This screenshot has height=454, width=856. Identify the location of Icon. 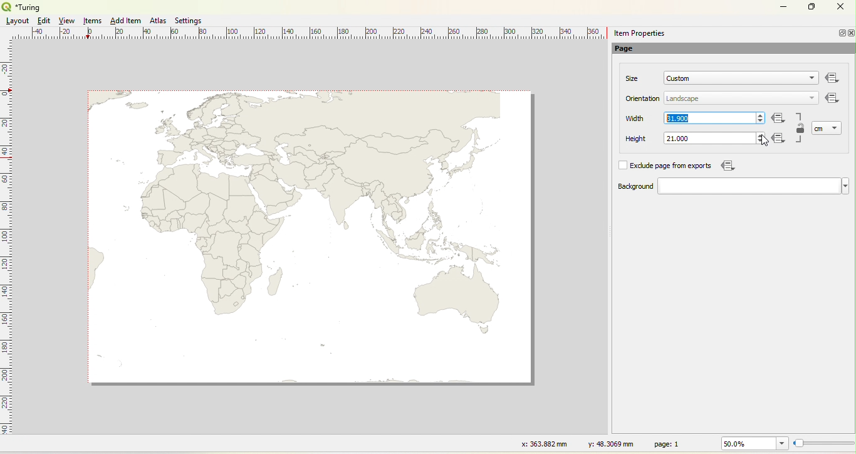
(779, 119).